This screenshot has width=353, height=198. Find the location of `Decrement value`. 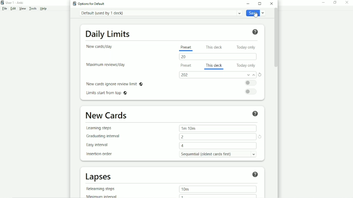

Decrement value is located at coordinates (248, 75).